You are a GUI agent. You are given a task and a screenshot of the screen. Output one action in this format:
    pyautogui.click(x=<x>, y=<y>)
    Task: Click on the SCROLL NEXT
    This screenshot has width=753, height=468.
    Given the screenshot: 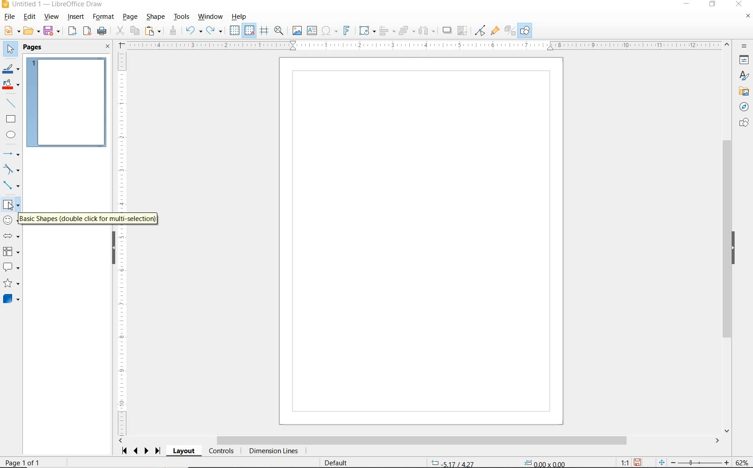 What is the action you would take?
    pyautogui.click(x=142, y=451)
    